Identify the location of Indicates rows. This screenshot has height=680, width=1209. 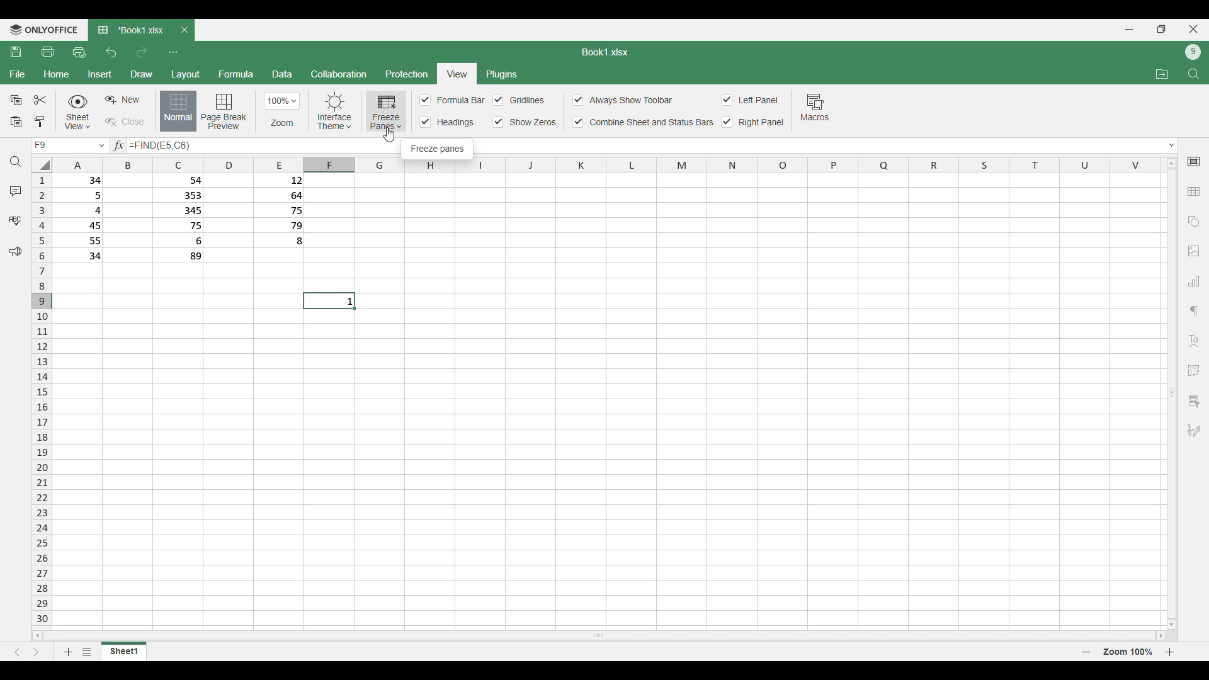
(43, 400).